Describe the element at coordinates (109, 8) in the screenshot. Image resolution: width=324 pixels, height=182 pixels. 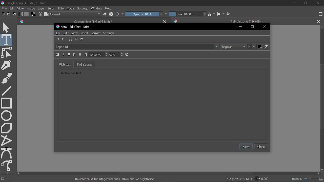
I see `Help` at that location.